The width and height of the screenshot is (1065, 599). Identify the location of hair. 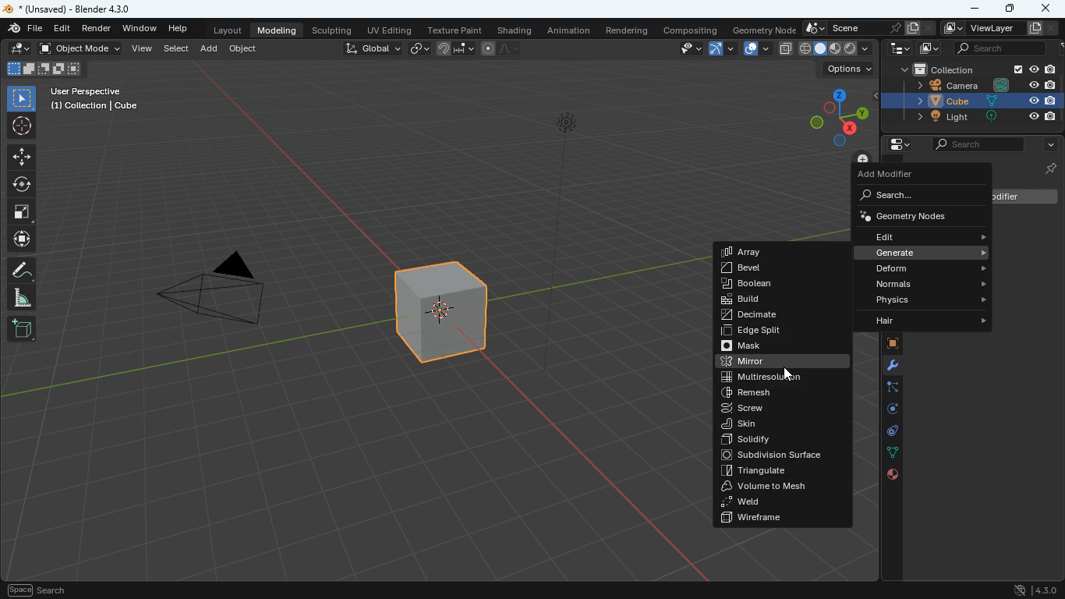
(925, 322).